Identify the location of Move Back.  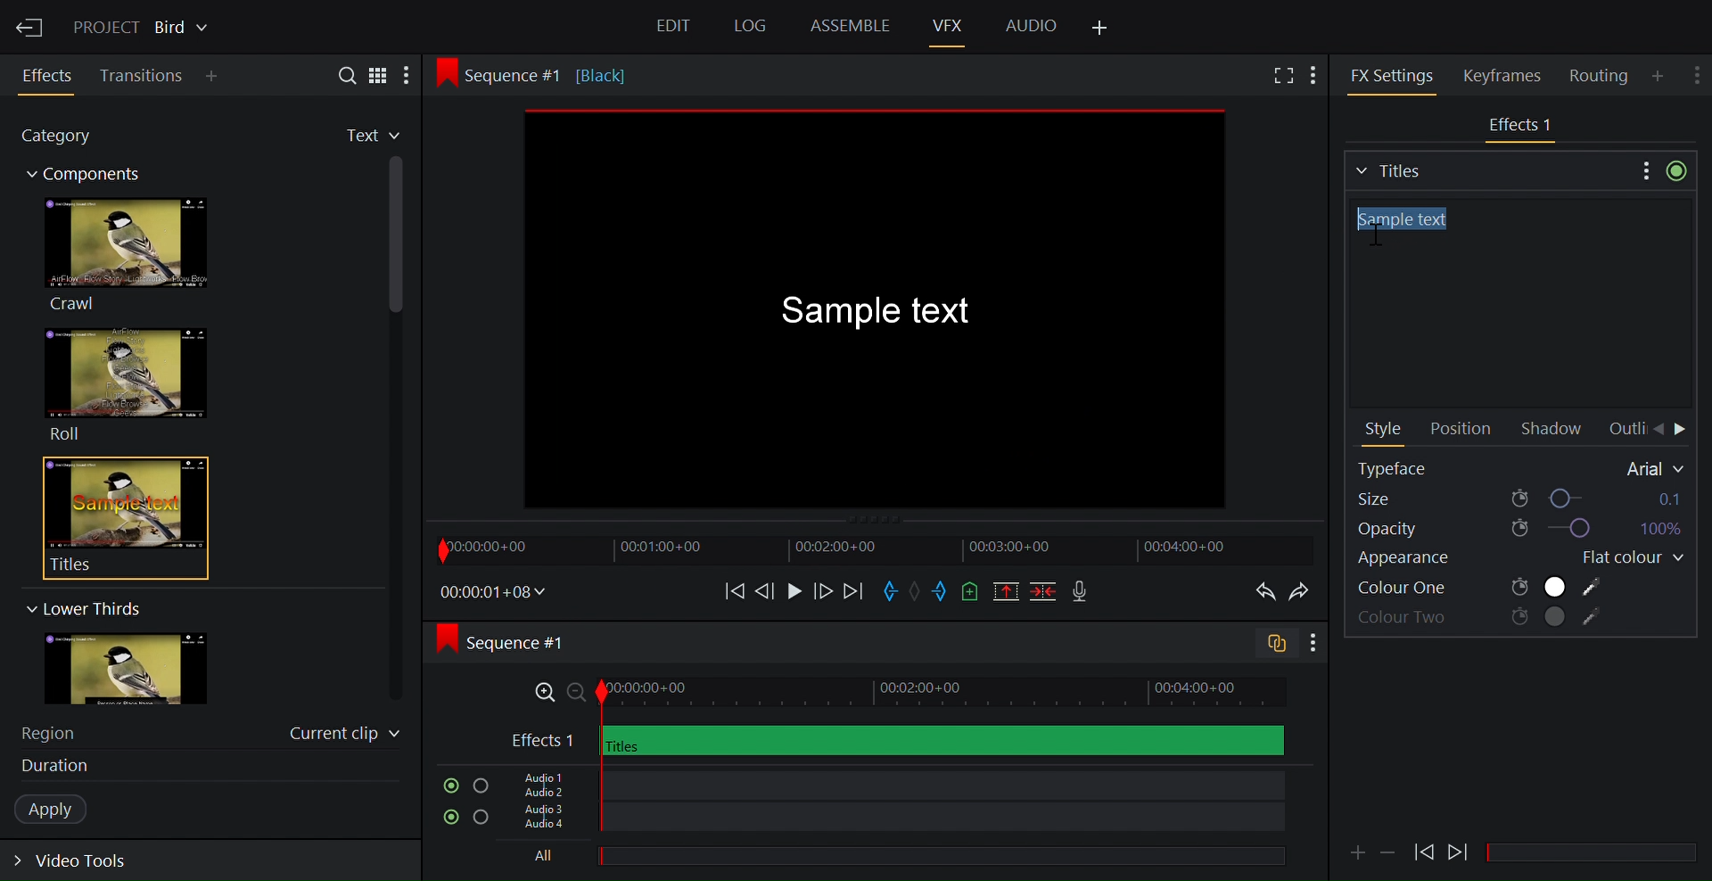
(1658, 430).